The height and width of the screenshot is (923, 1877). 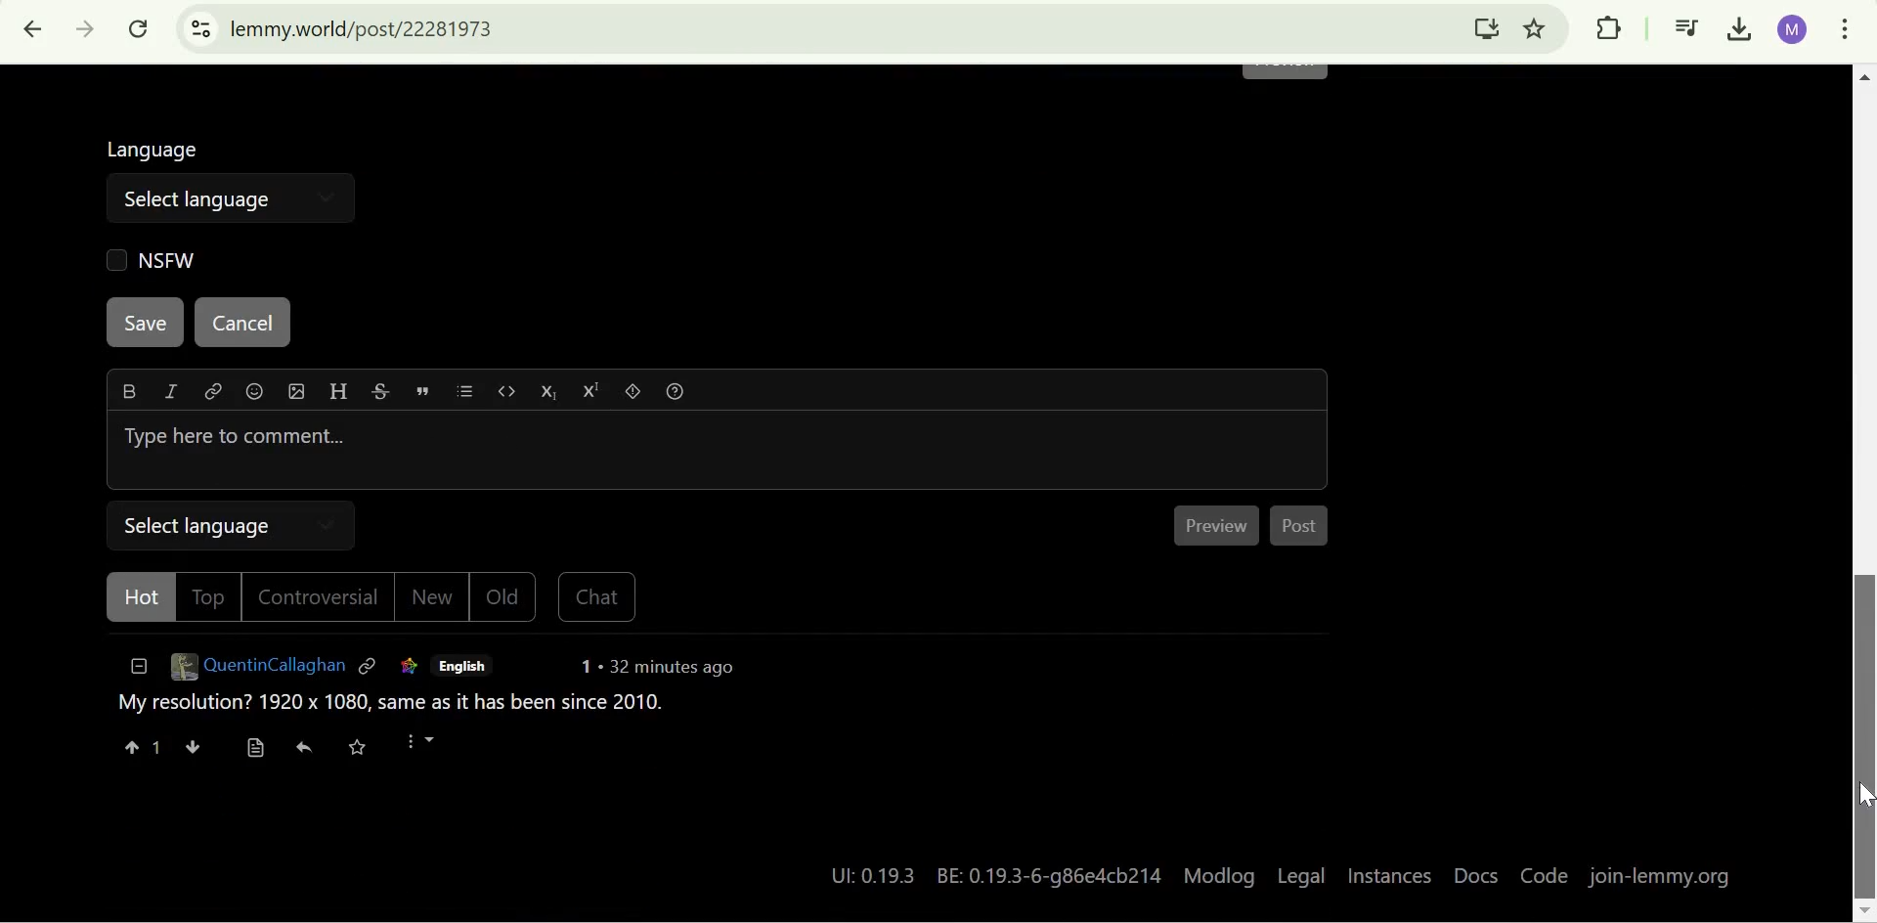 What do you see at coordinates (1663, 877) in the screenshot?
I see `join-lemmy.org` at bounding box center [1663, 877].